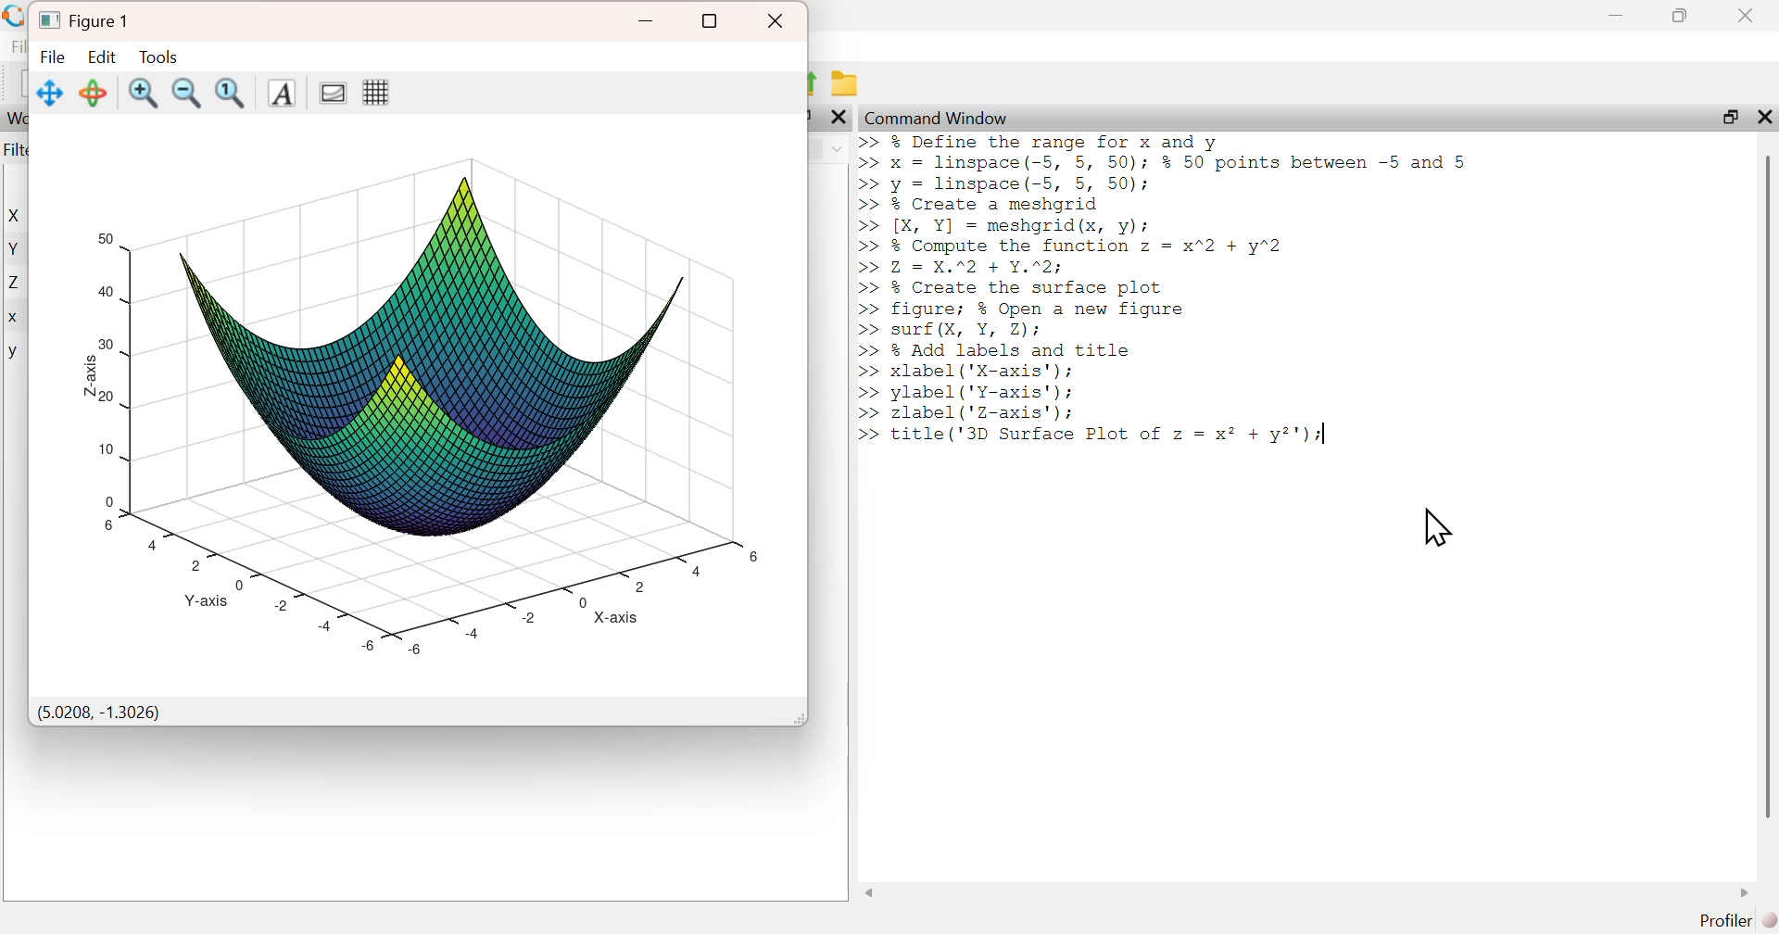  What do you see at coordinates (51, 93) in the screenshot?
I see `Move` at bounding box center [51, 93].